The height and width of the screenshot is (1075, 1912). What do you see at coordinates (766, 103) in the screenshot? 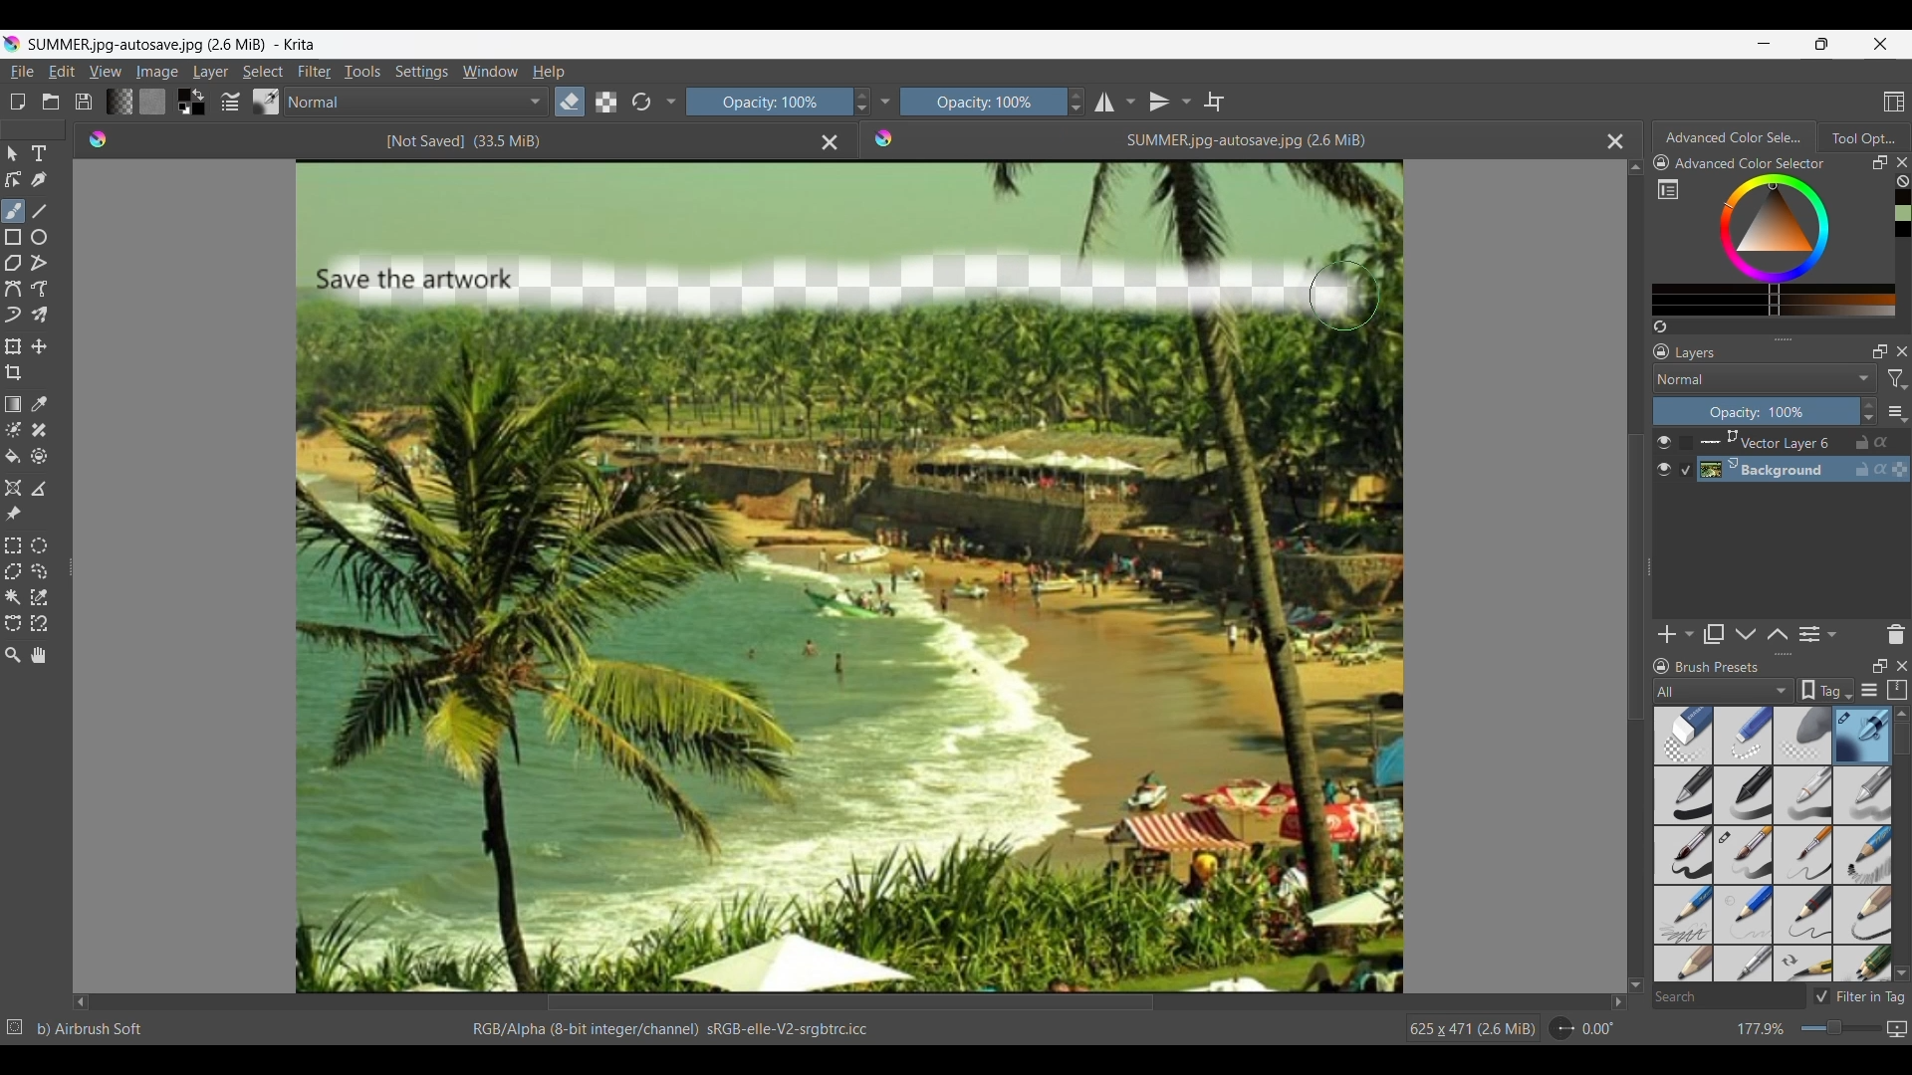
I see `Opacity 100%` at bounding box center [766, 103].